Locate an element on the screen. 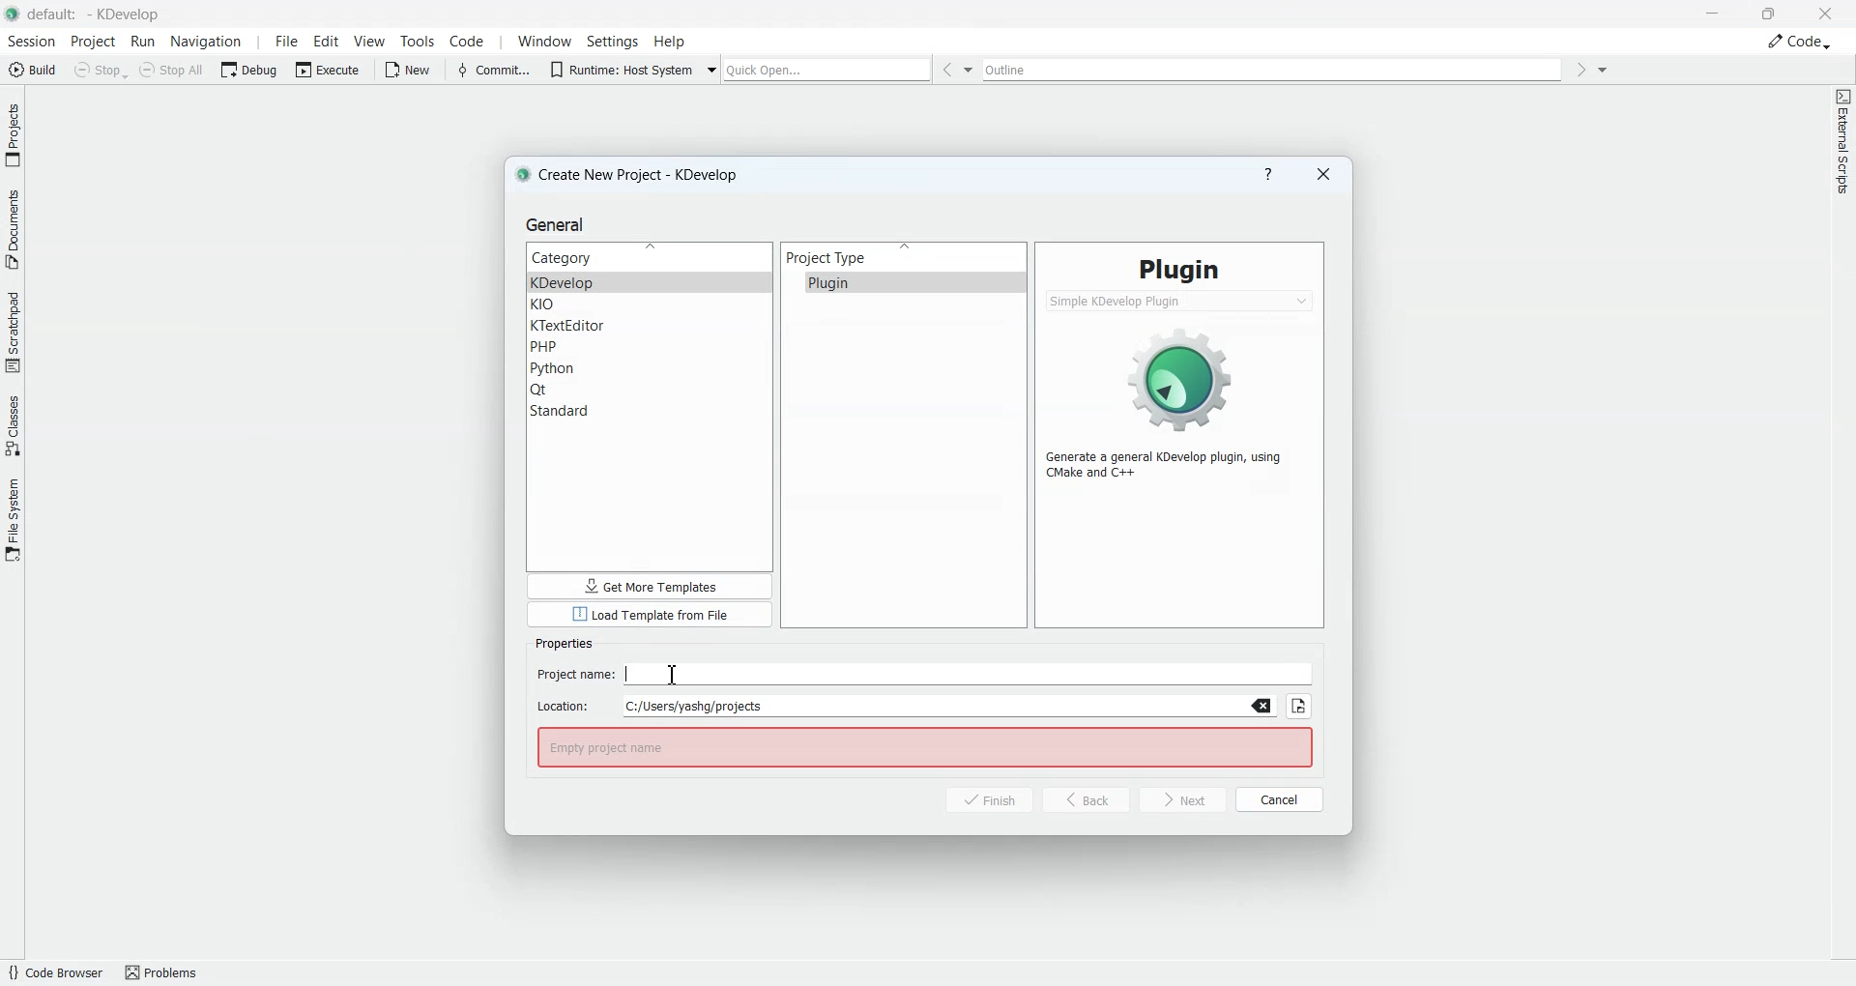 The width and height of the screenshot is (1856, 986). External scripts is located at coordinates (1842, 147).